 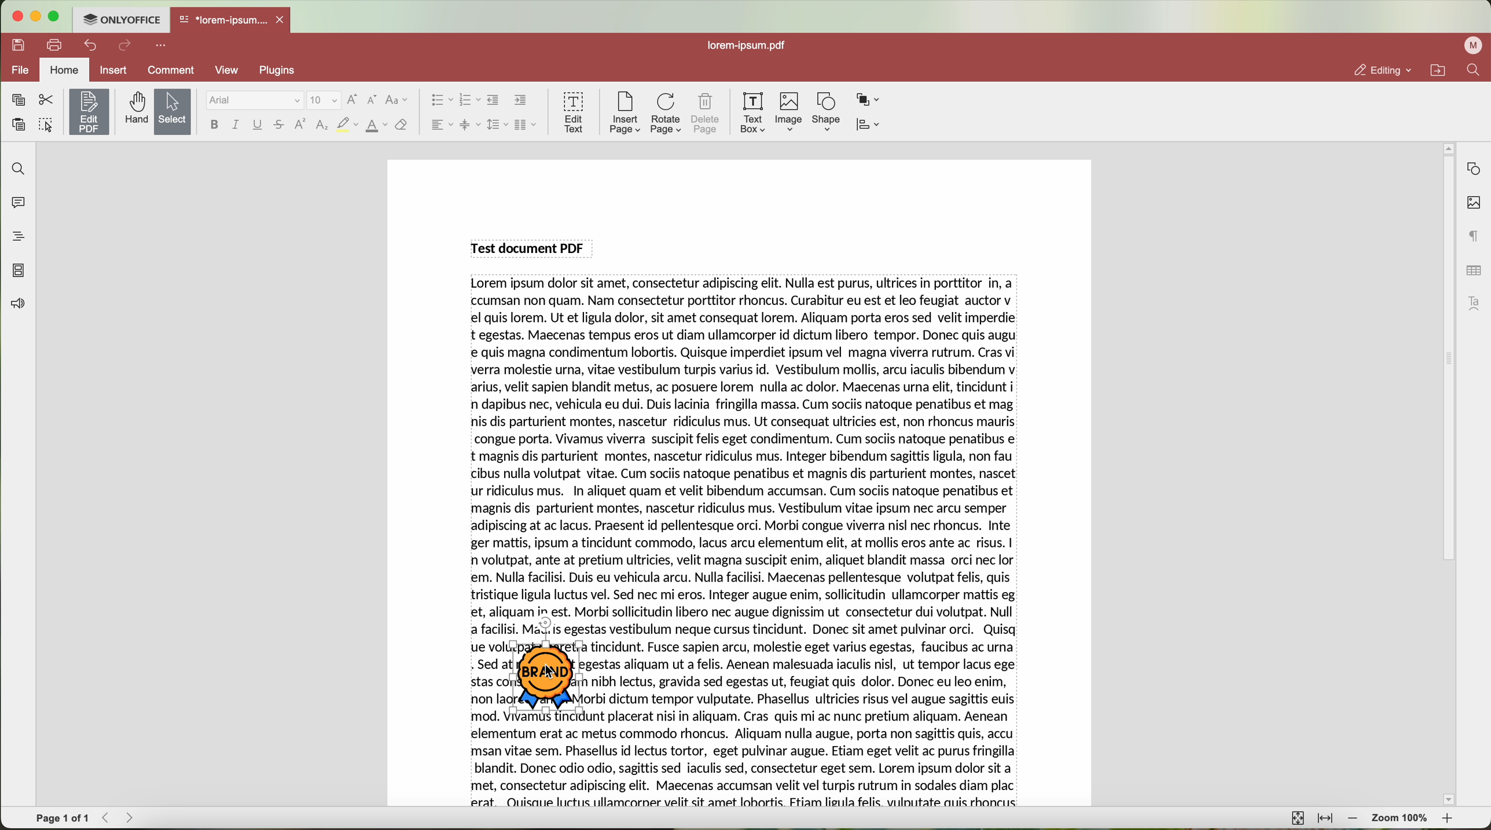 I want to click on feedback & support, so click(x=17, y=306).